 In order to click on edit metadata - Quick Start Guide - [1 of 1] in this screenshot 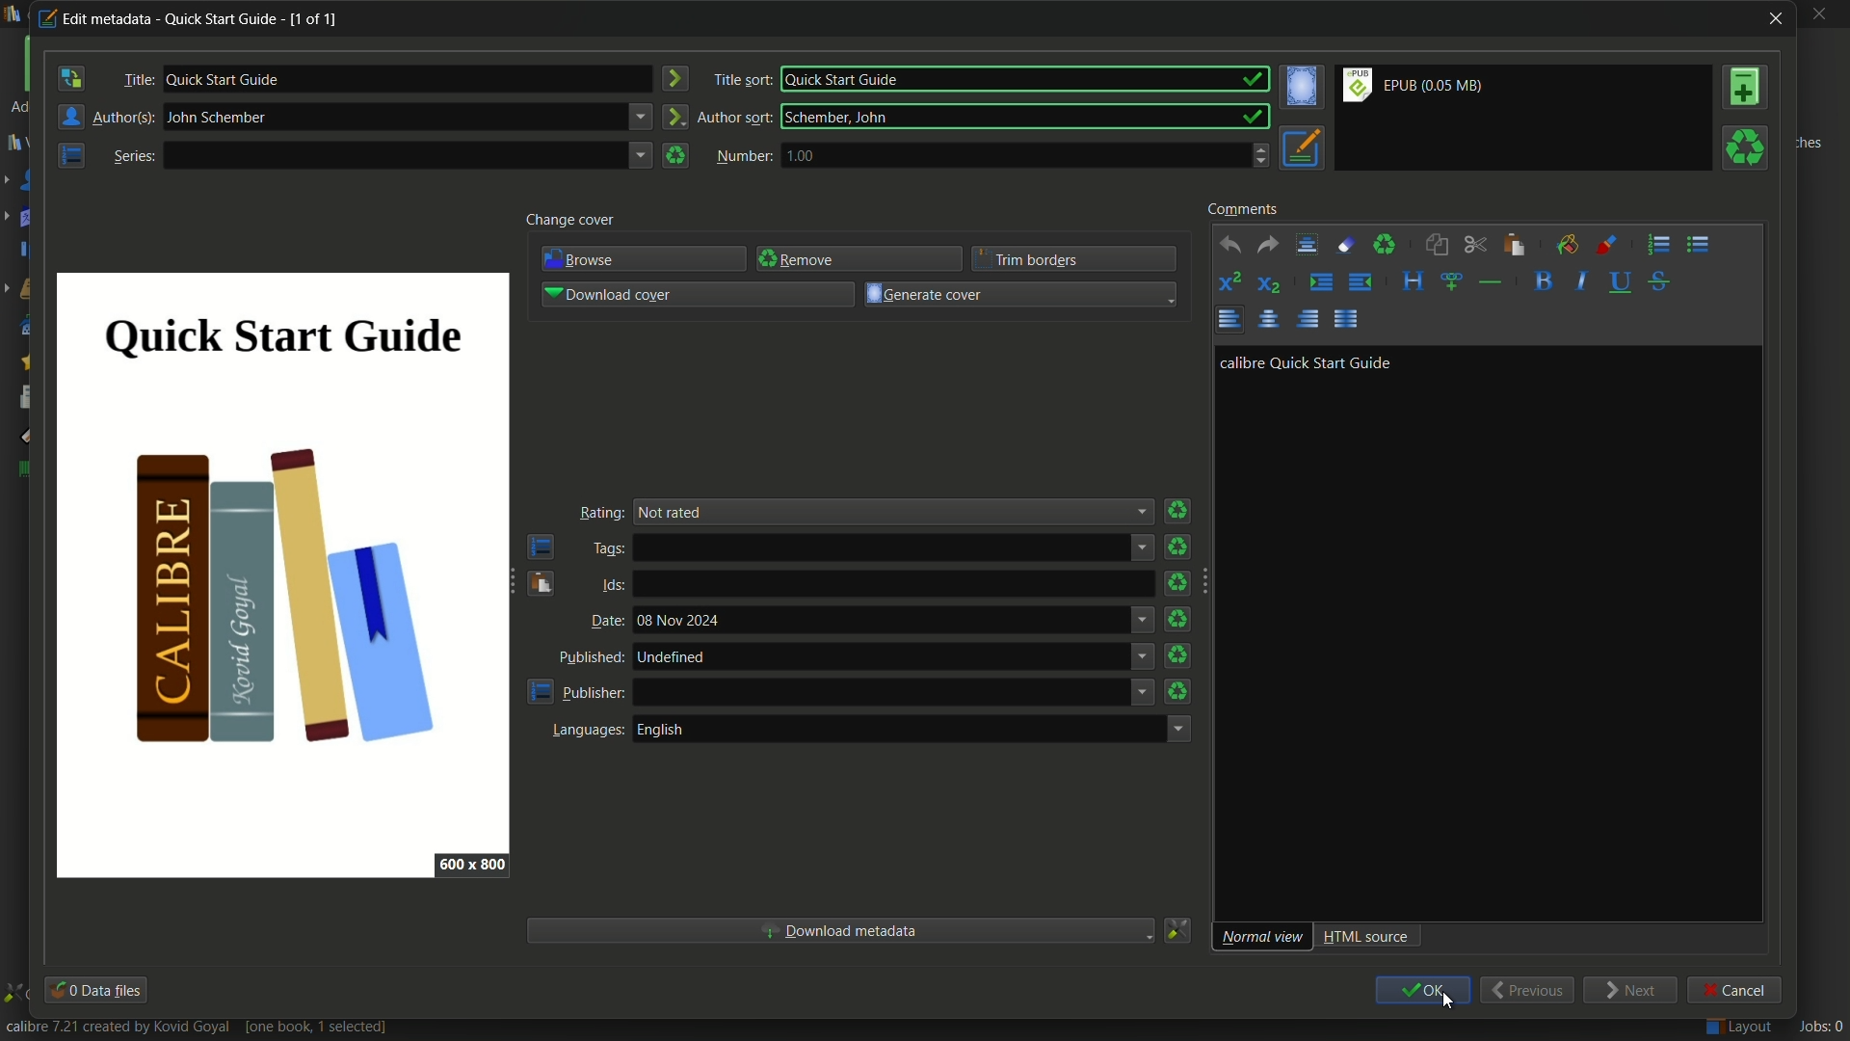, I will do `click(196, 20)`.